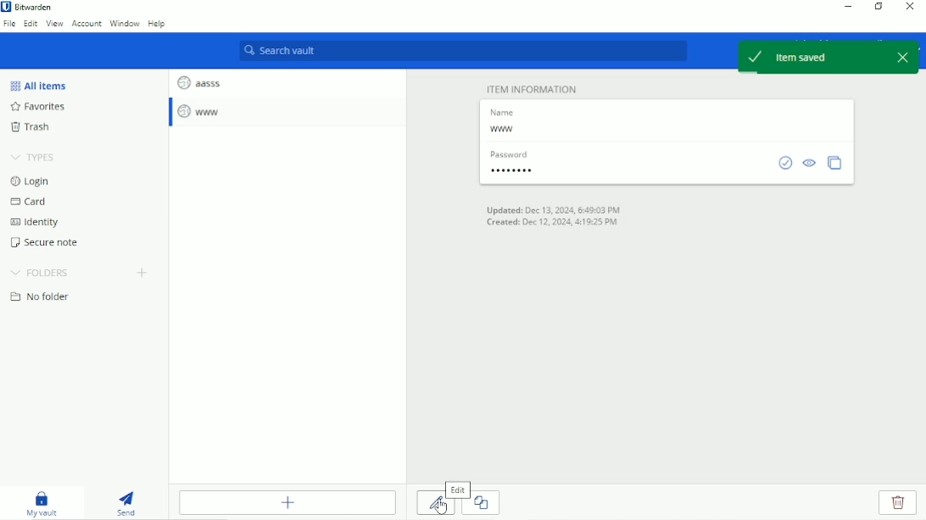  Describe the element at coordinates (504, 130) in the screenshot. I see `www` at that location.